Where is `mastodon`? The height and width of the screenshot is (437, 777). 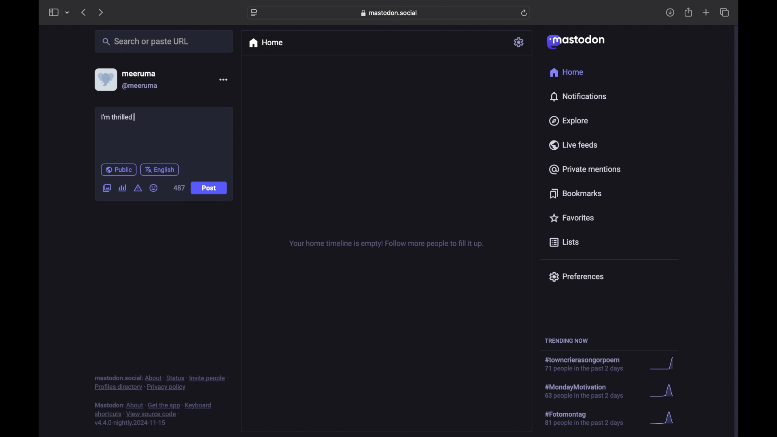 mastodon is located at coordinates (576, 42).